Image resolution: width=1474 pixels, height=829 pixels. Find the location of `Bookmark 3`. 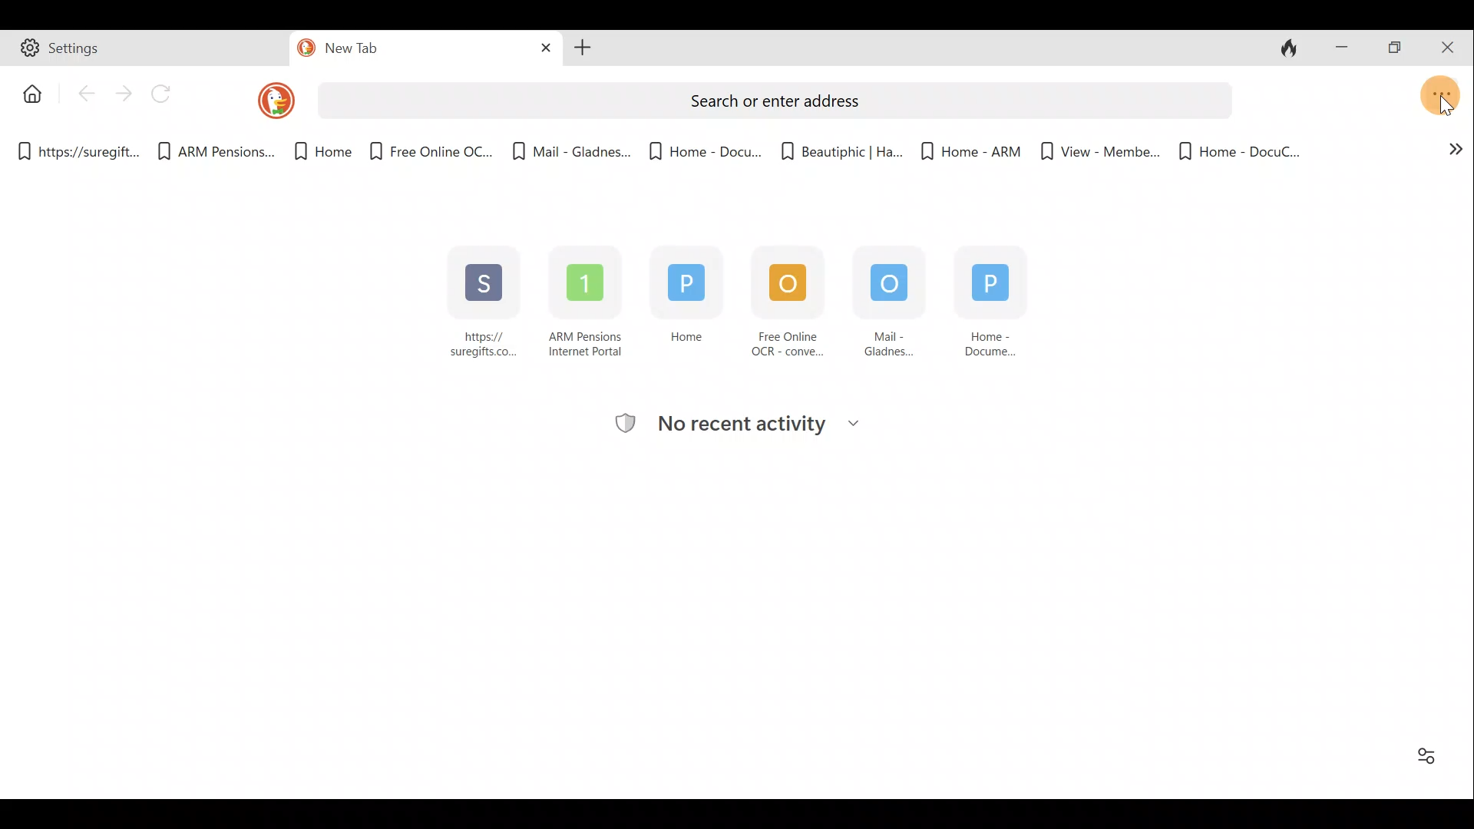

Bookmark 3 is located at coordinates (315, 152).